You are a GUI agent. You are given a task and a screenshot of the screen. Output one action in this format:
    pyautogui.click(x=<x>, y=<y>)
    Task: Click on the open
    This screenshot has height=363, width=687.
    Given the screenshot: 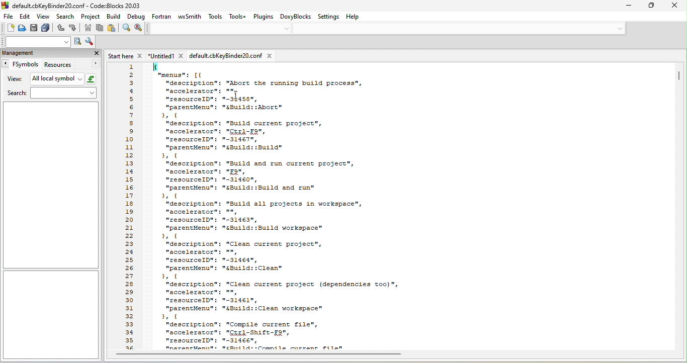 What is the action you would take?
    pyautogui.click(x=23, y=27)
    